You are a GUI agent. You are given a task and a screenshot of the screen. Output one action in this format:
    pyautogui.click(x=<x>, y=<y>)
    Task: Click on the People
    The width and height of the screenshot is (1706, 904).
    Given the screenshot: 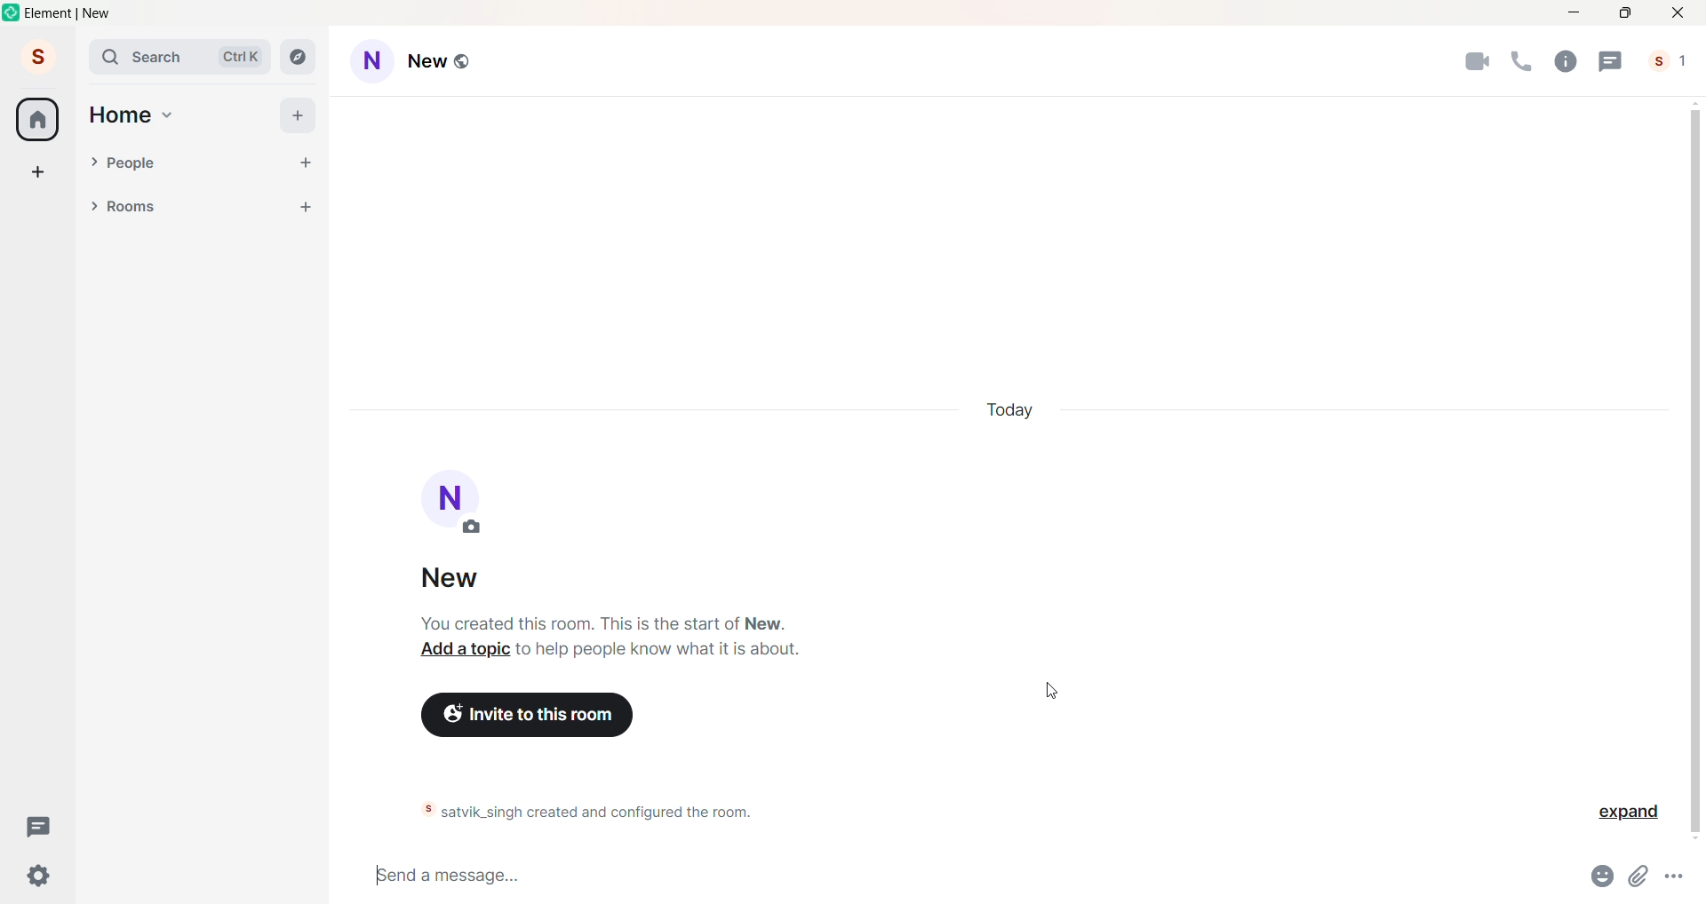 What is the action you would take?
    pyautogui.click(x=194, y=163)
    